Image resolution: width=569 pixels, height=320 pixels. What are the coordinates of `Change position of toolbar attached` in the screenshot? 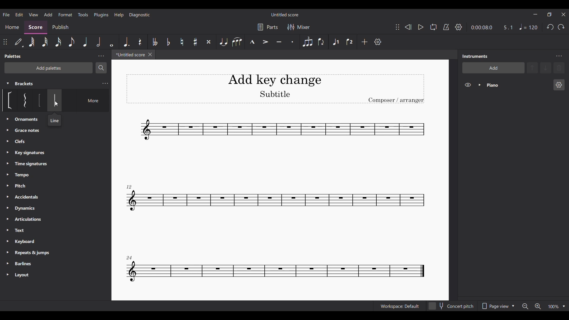 It's located at (397, 27).